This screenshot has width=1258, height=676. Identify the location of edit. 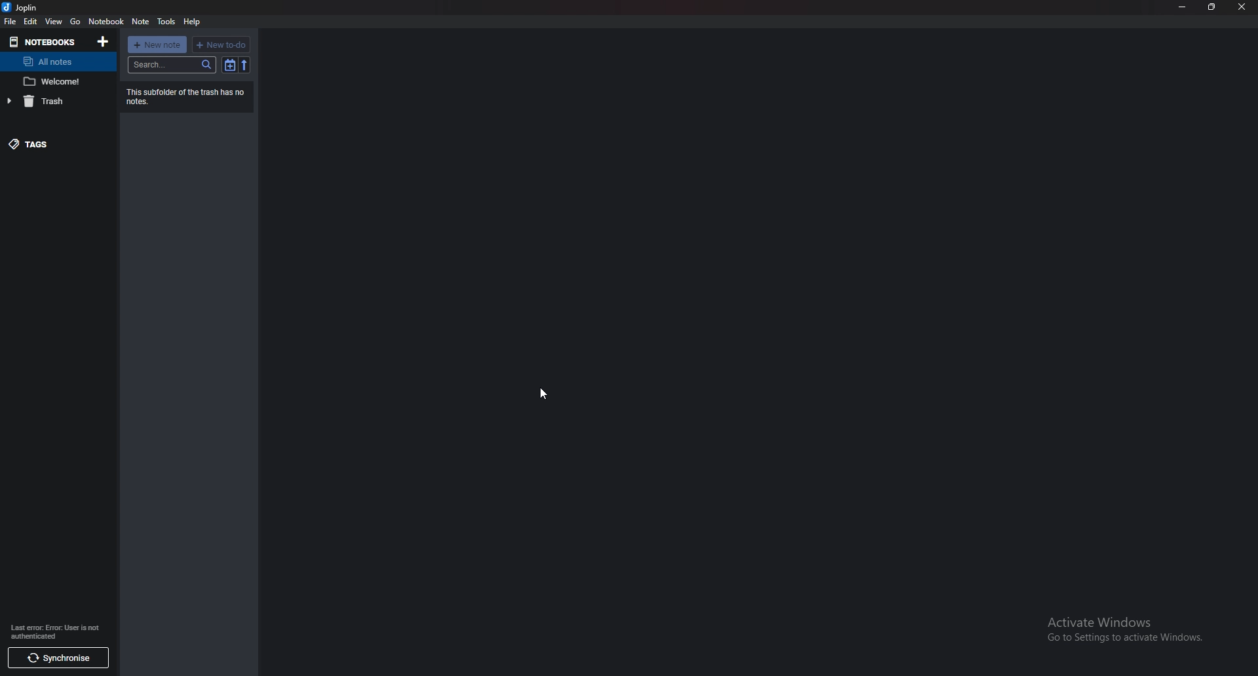
(31, 22).